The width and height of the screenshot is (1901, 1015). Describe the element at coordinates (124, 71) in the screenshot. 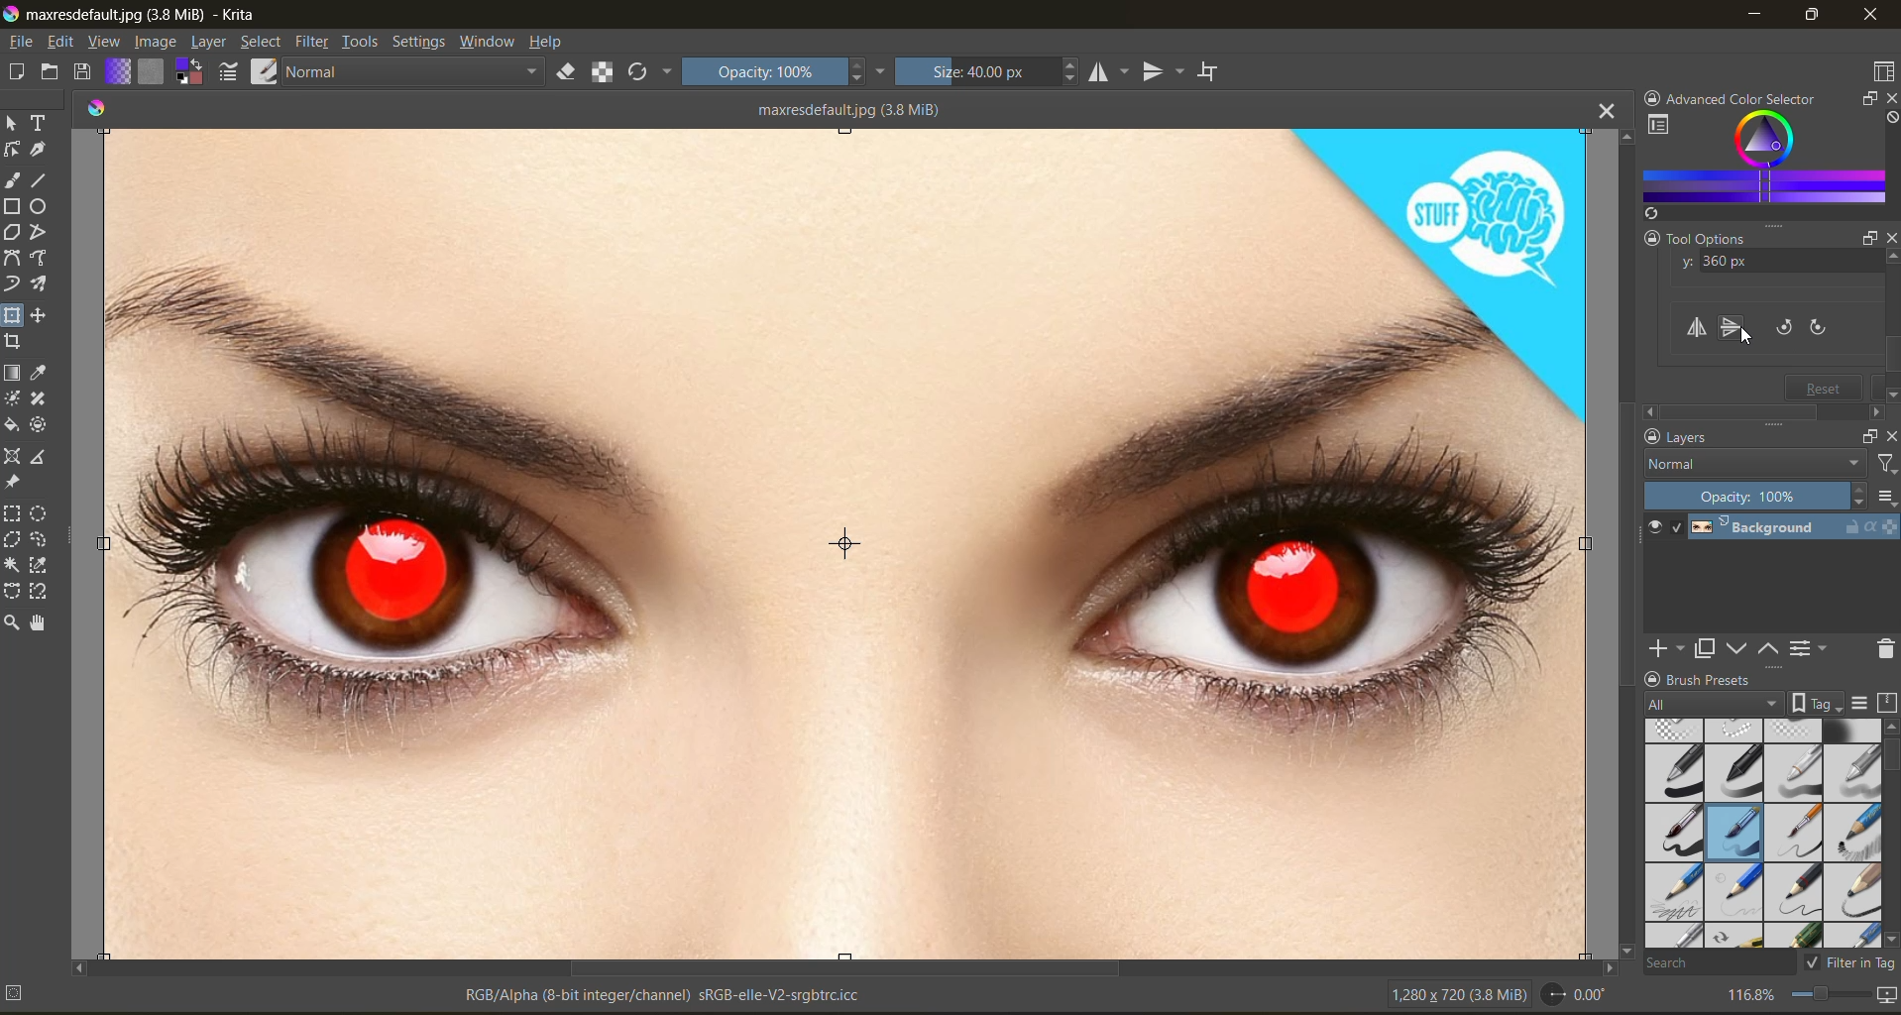

I see `fill gradients` at that location.